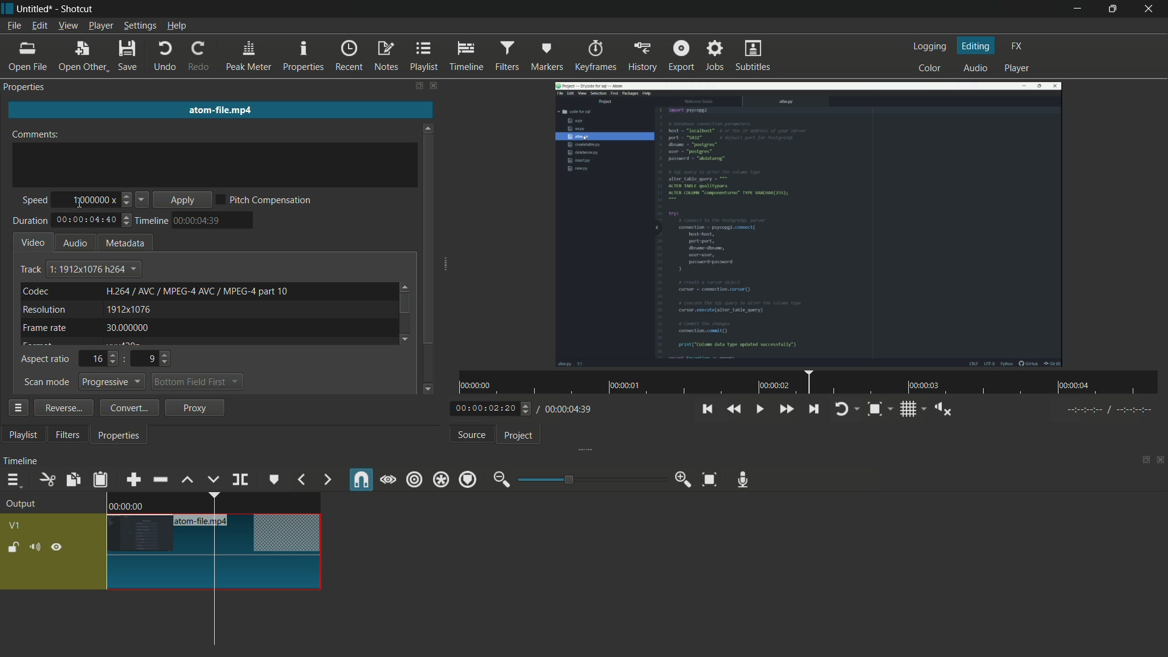 The image size is (1168, 657). What do you see at coordinates (930, 69) in the screenshot?
I see `color` at bounding box center [930, 69].